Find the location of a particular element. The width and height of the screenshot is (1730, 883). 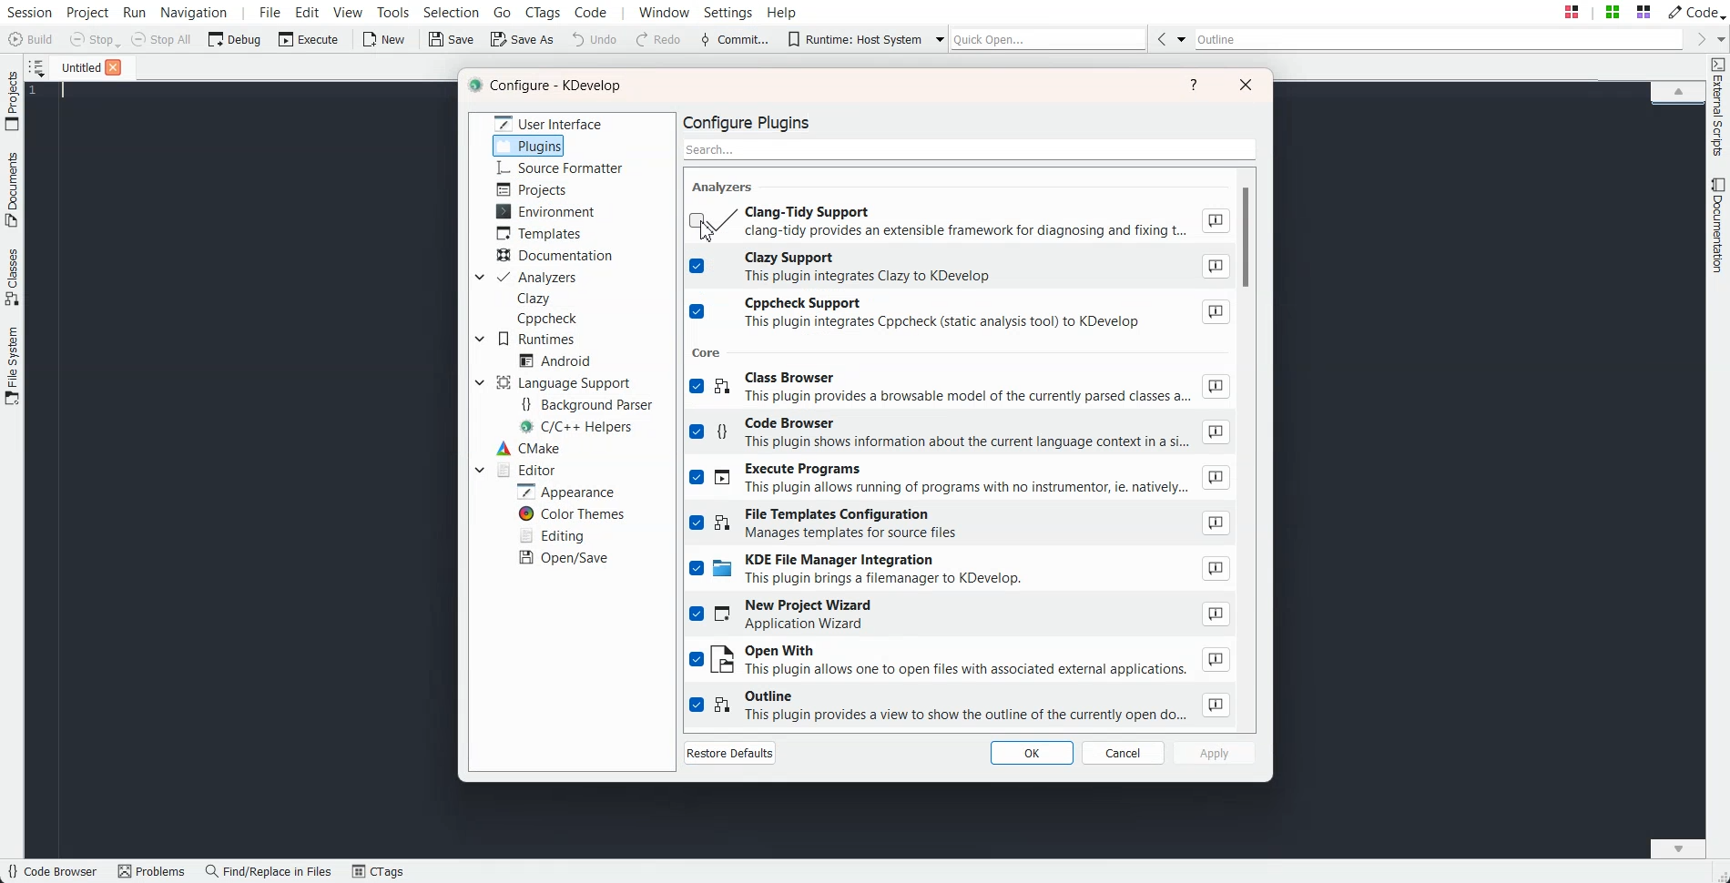

User Interface is located at coordinates (549, 122).